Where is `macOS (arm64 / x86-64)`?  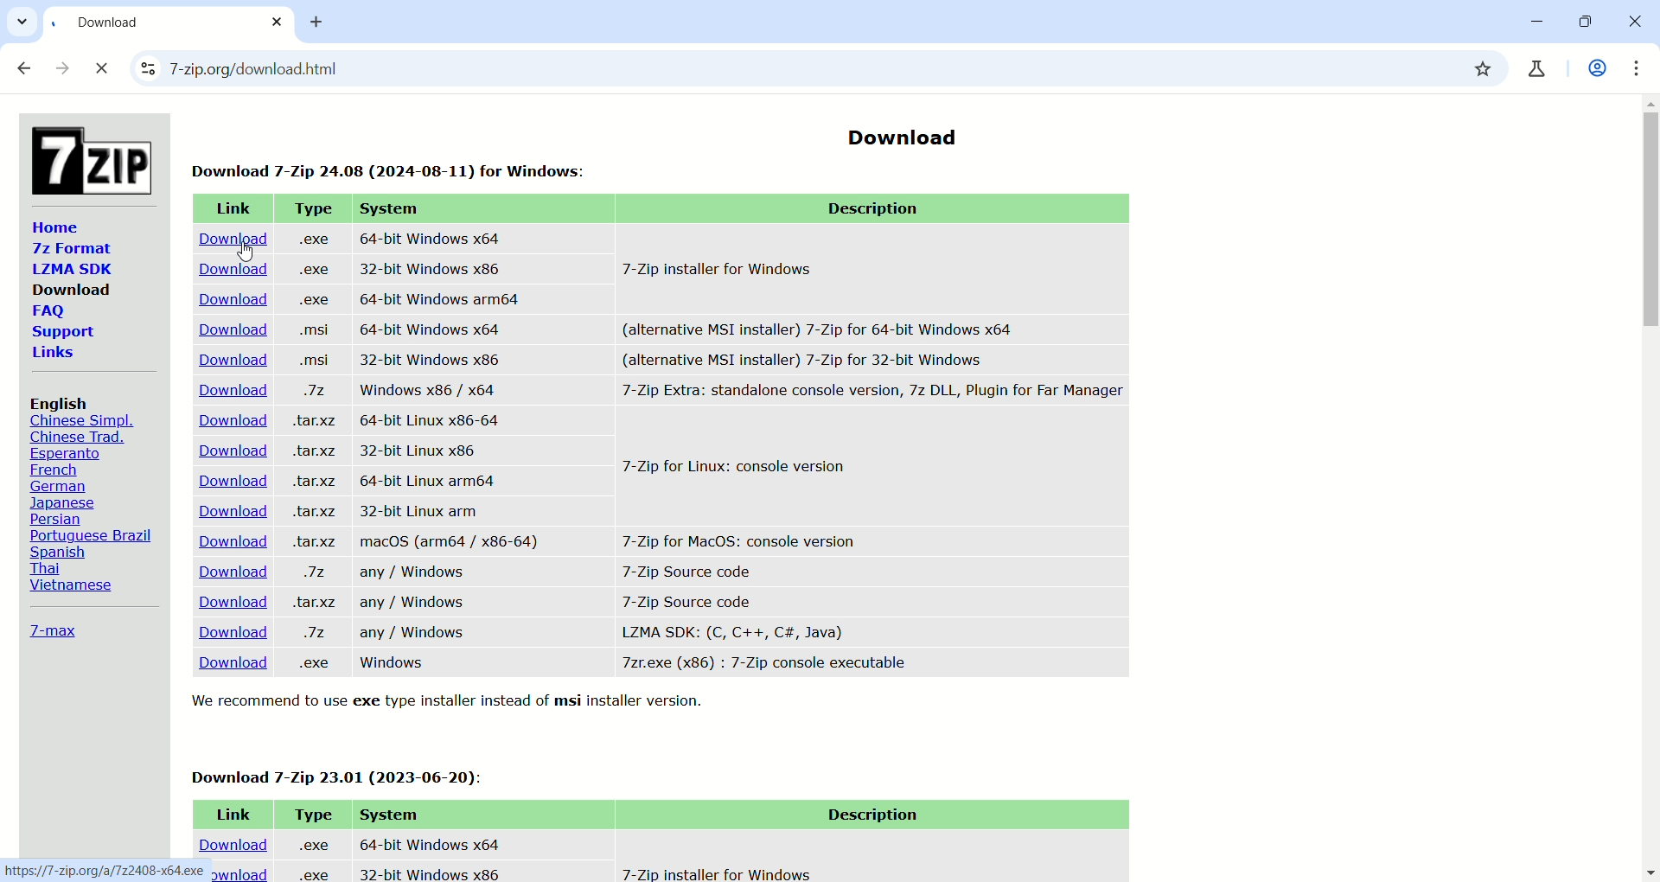 macOS (arm64 / x86-64) is located at coordinates (450, 544).